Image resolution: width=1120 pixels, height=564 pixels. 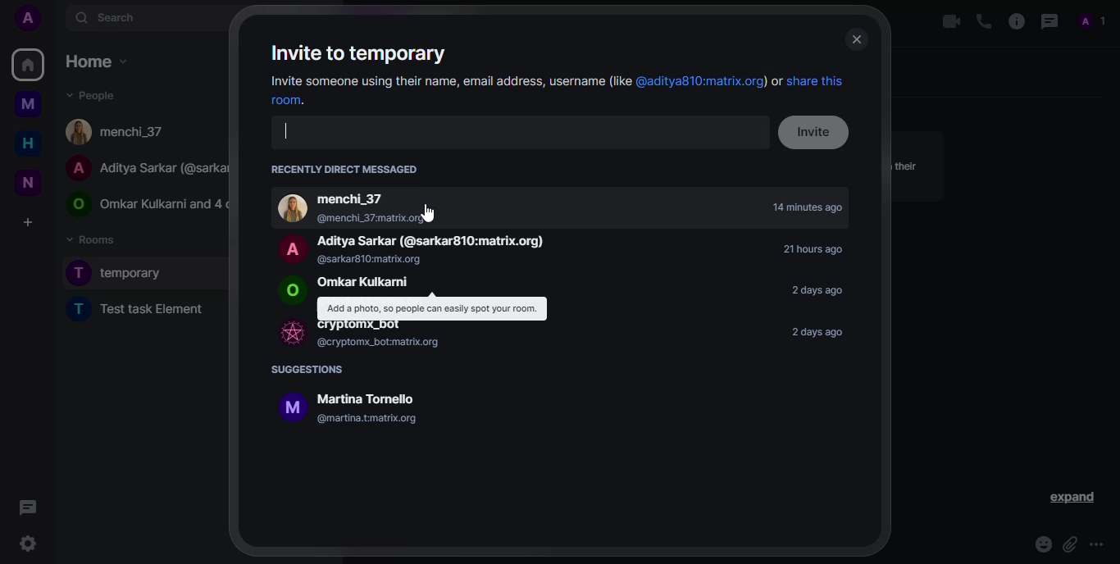 What do you see at coordinates (814, 289) in the screenshot?
I see `2days ago` at bounding box center [814, 289].